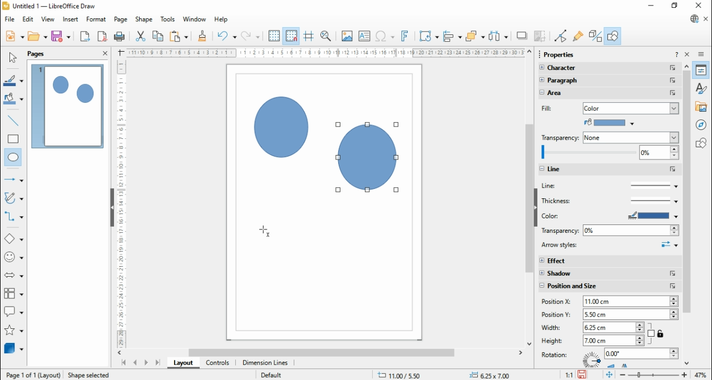 This screenshot has height=380, width=712. I want to click on 11, so click(570, 374).